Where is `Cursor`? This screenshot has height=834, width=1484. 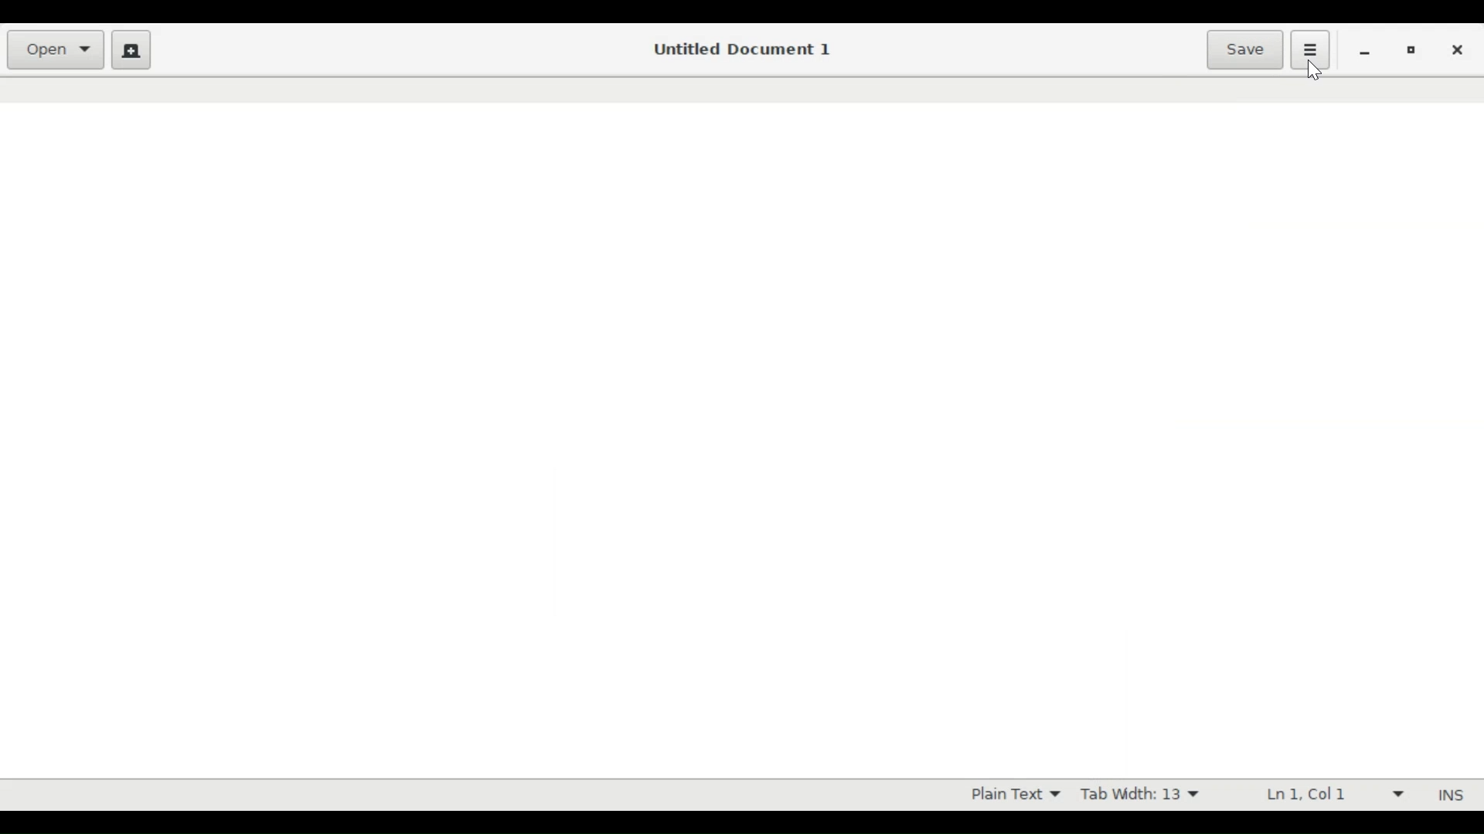 Cursor is located at coordinates (1312, 72).